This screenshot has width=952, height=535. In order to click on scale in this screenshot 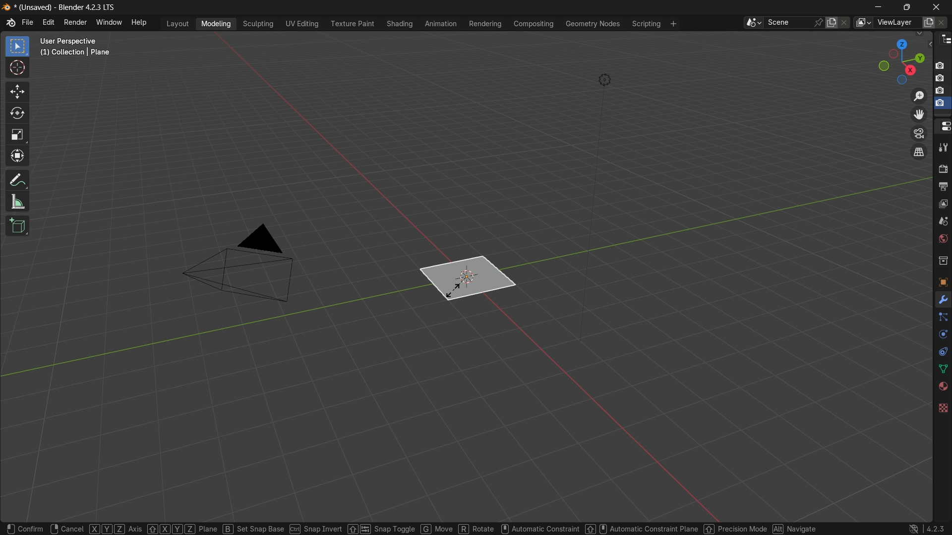, I will do `click(18, 136)`.